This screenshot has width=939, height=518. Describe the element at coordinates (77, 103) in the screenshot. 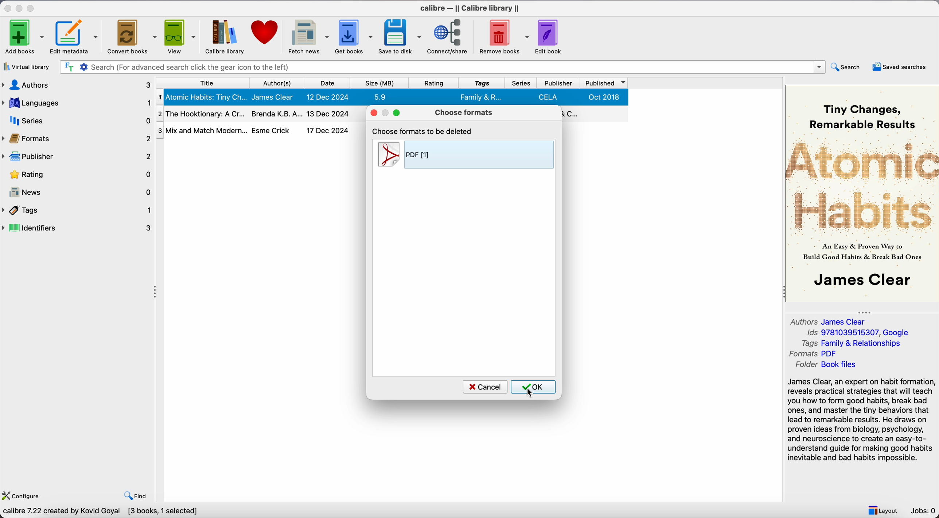

I see `languages` at that location.